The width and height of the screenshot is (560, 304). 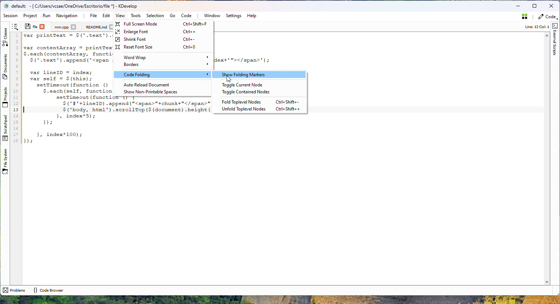 I want to click on Project, so click(x=31, y=16).